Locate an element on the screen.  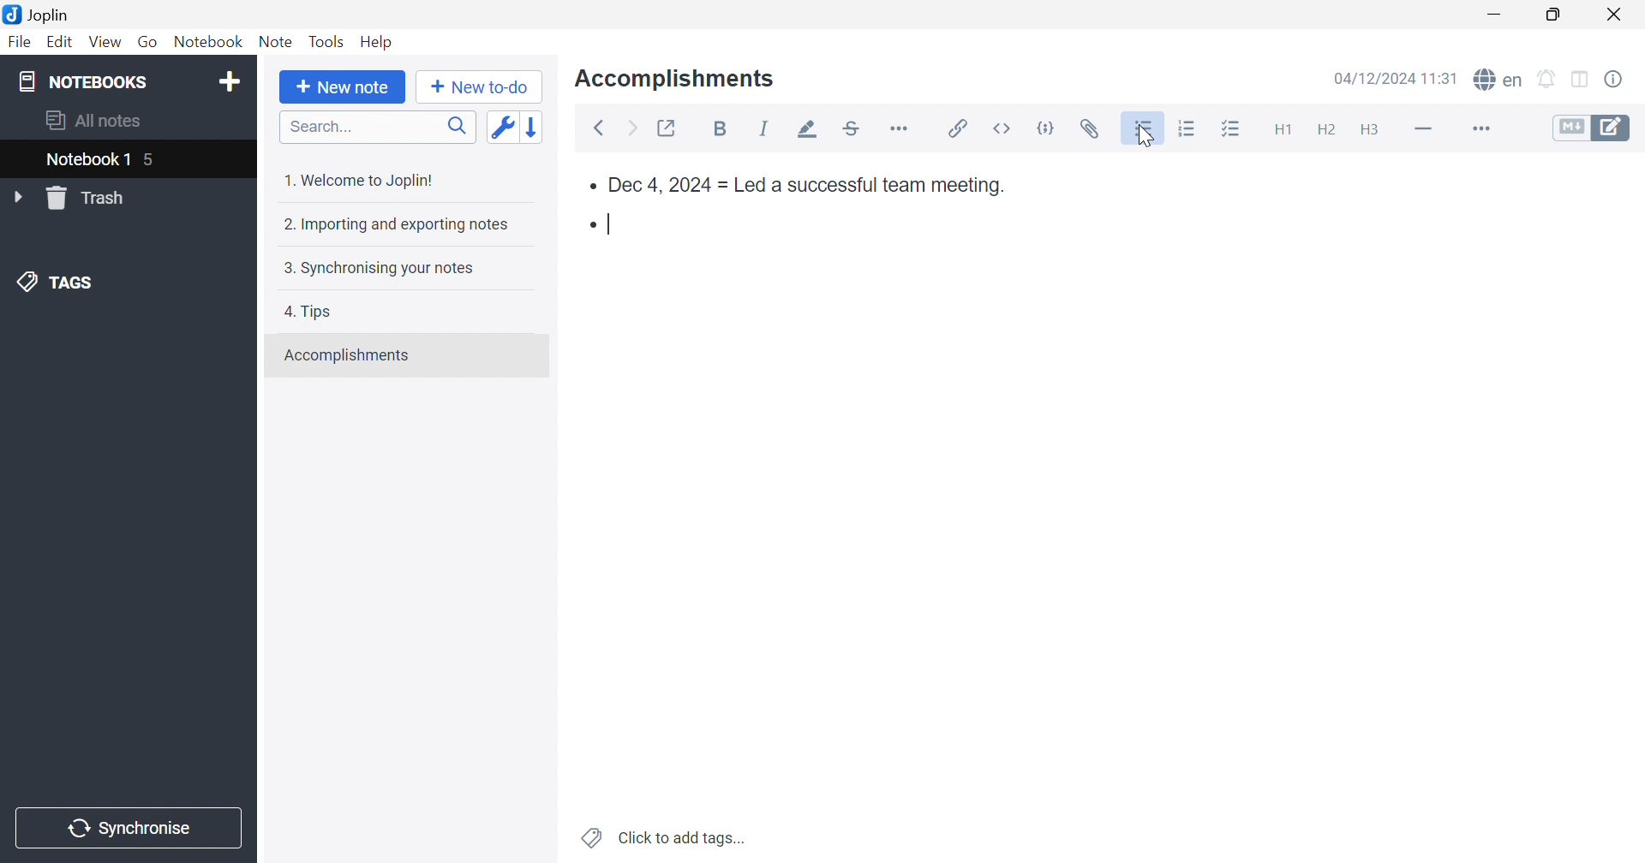
View is located at coordinates (104, 43).